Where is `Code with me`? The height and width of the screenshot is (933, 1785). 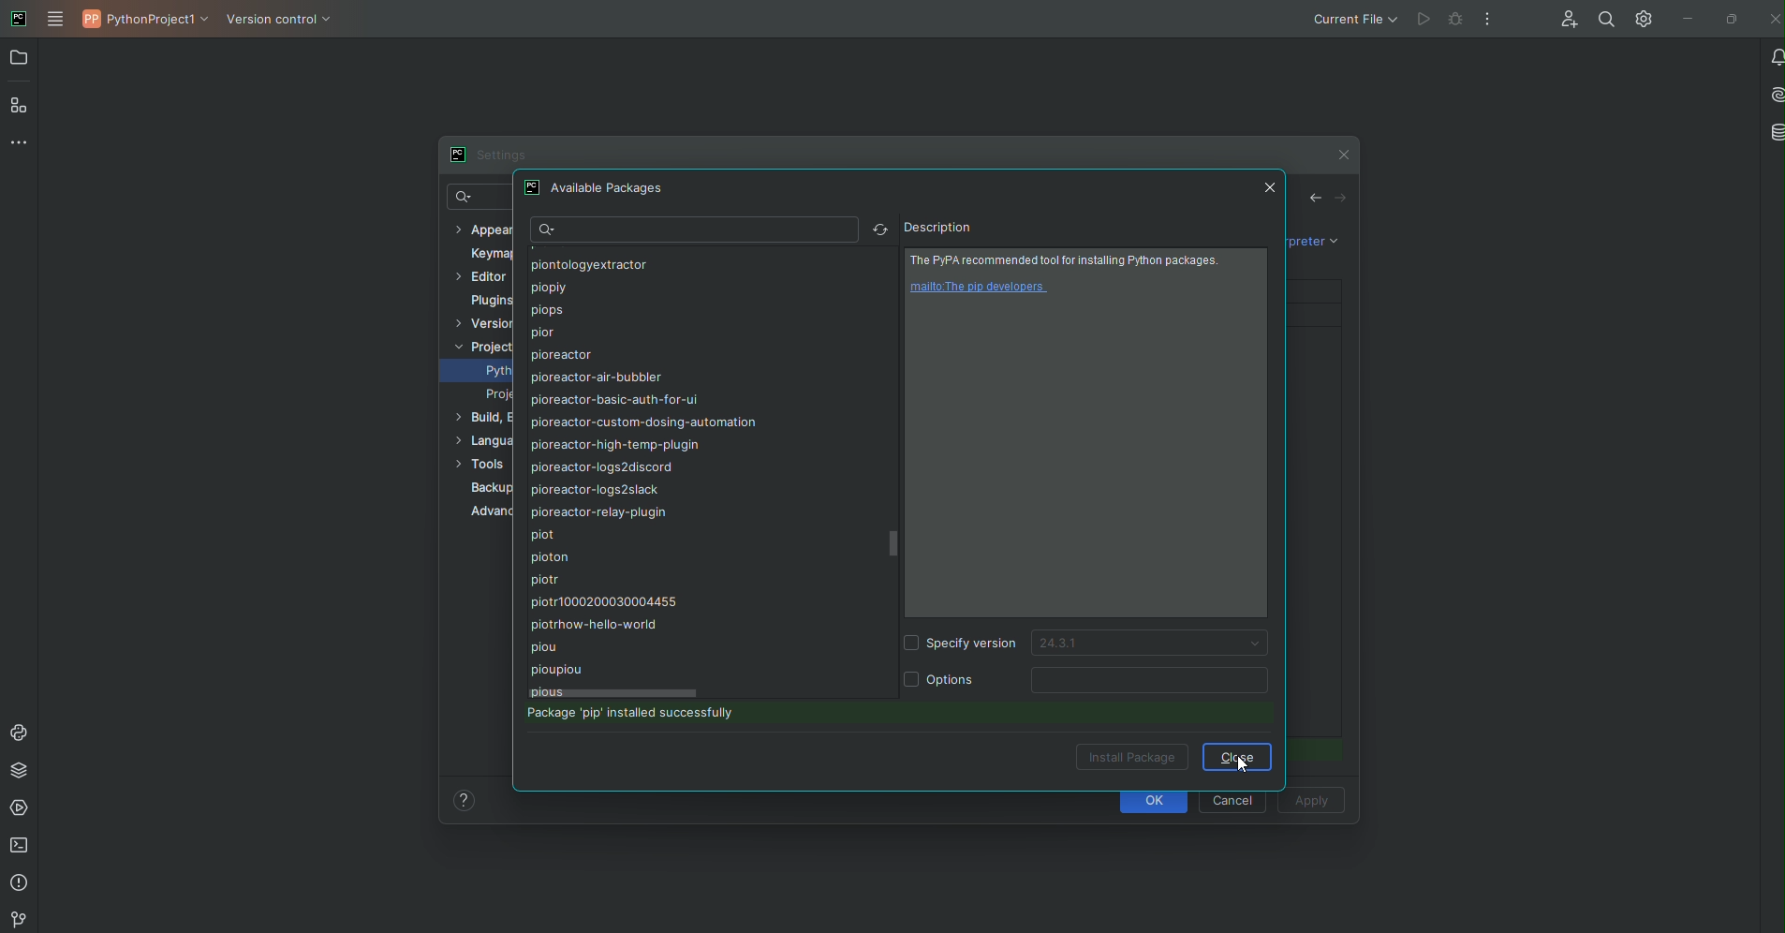 Code with me is located at coordinates (1568, 18).